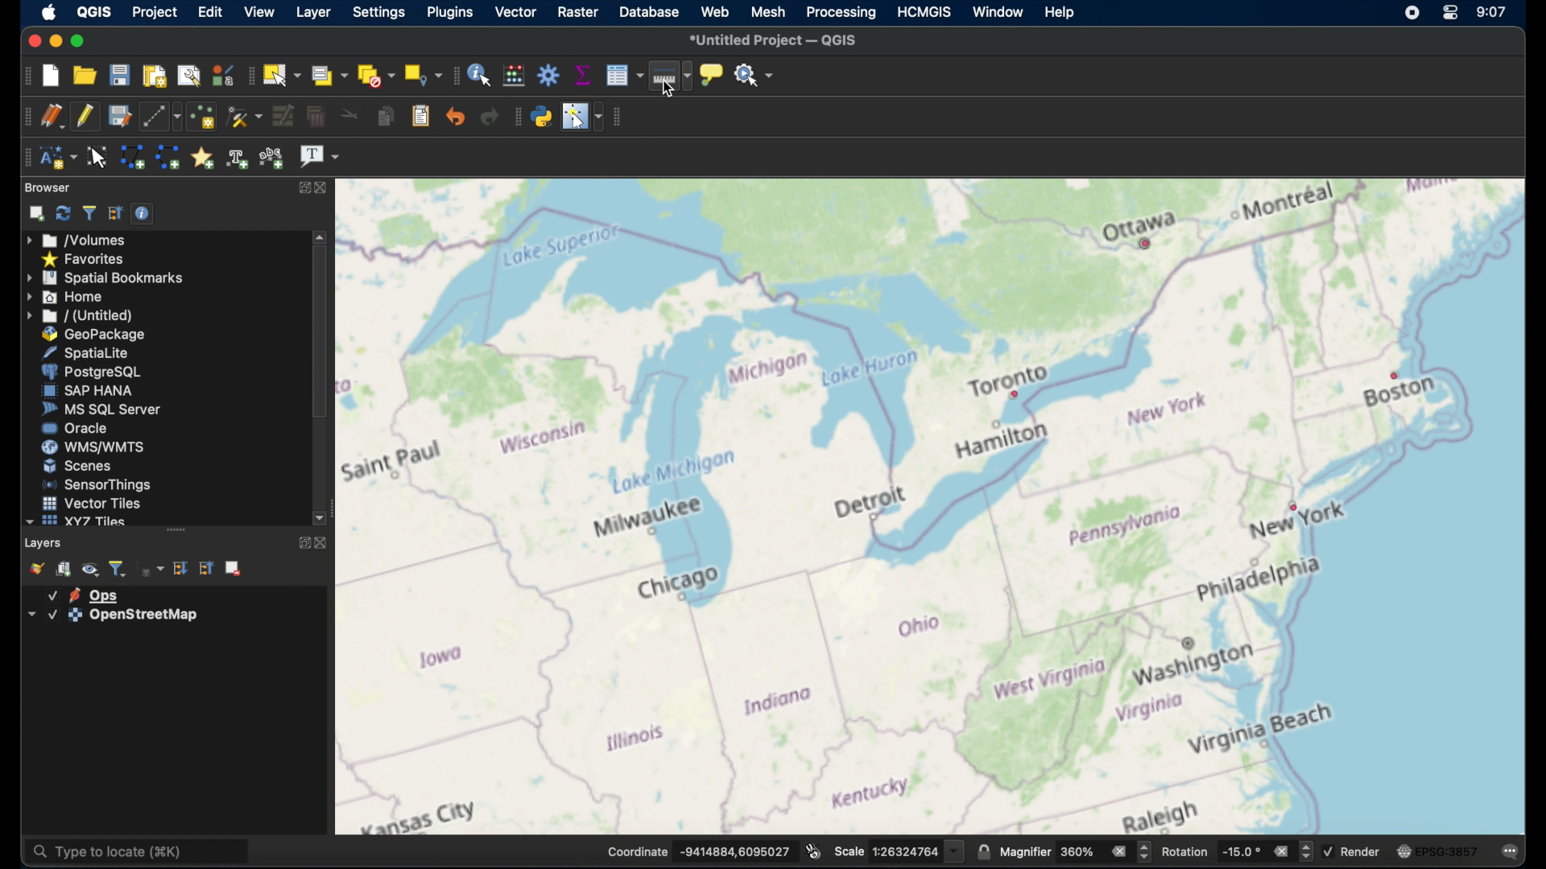  Describe the element at coordinates (421, 75) in the screenshot. I see `select by location` at that location.